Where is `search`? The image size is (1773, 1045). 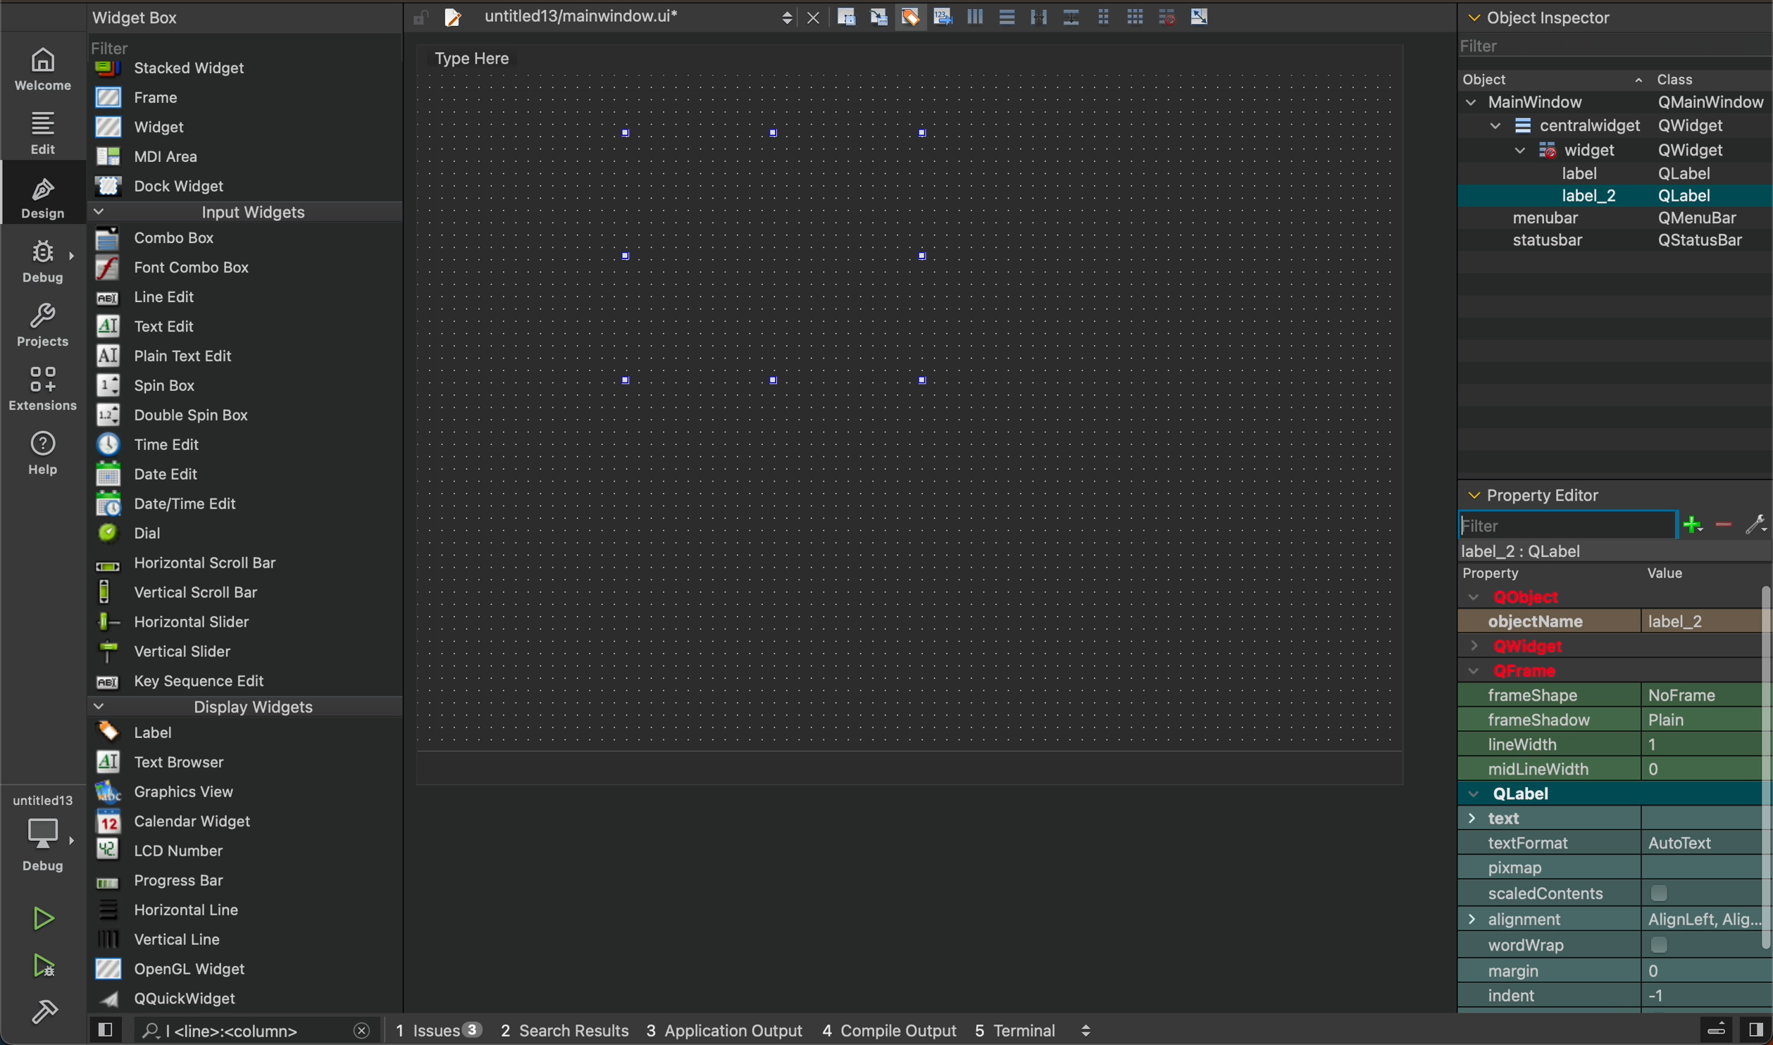
search is located at coordinates (239, 1031).